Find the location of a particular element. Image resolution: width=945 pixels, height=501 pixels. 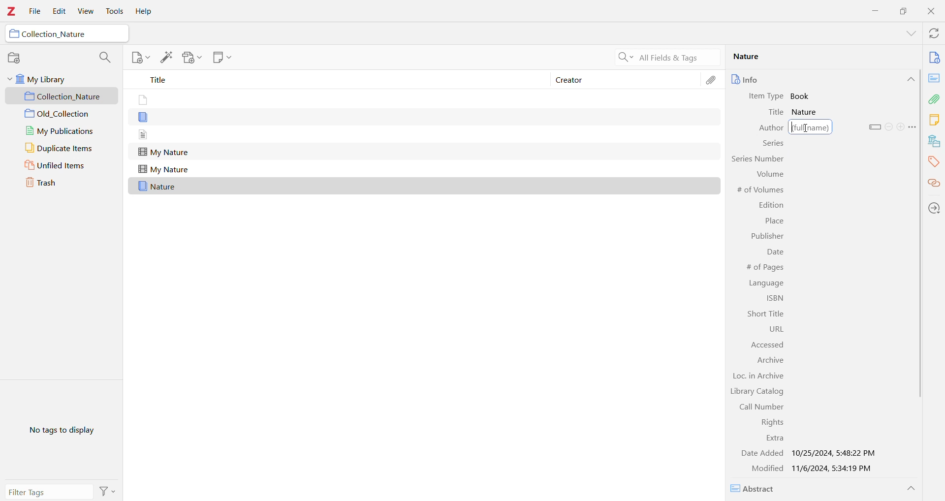

Author is located at coordinates (765, 128).